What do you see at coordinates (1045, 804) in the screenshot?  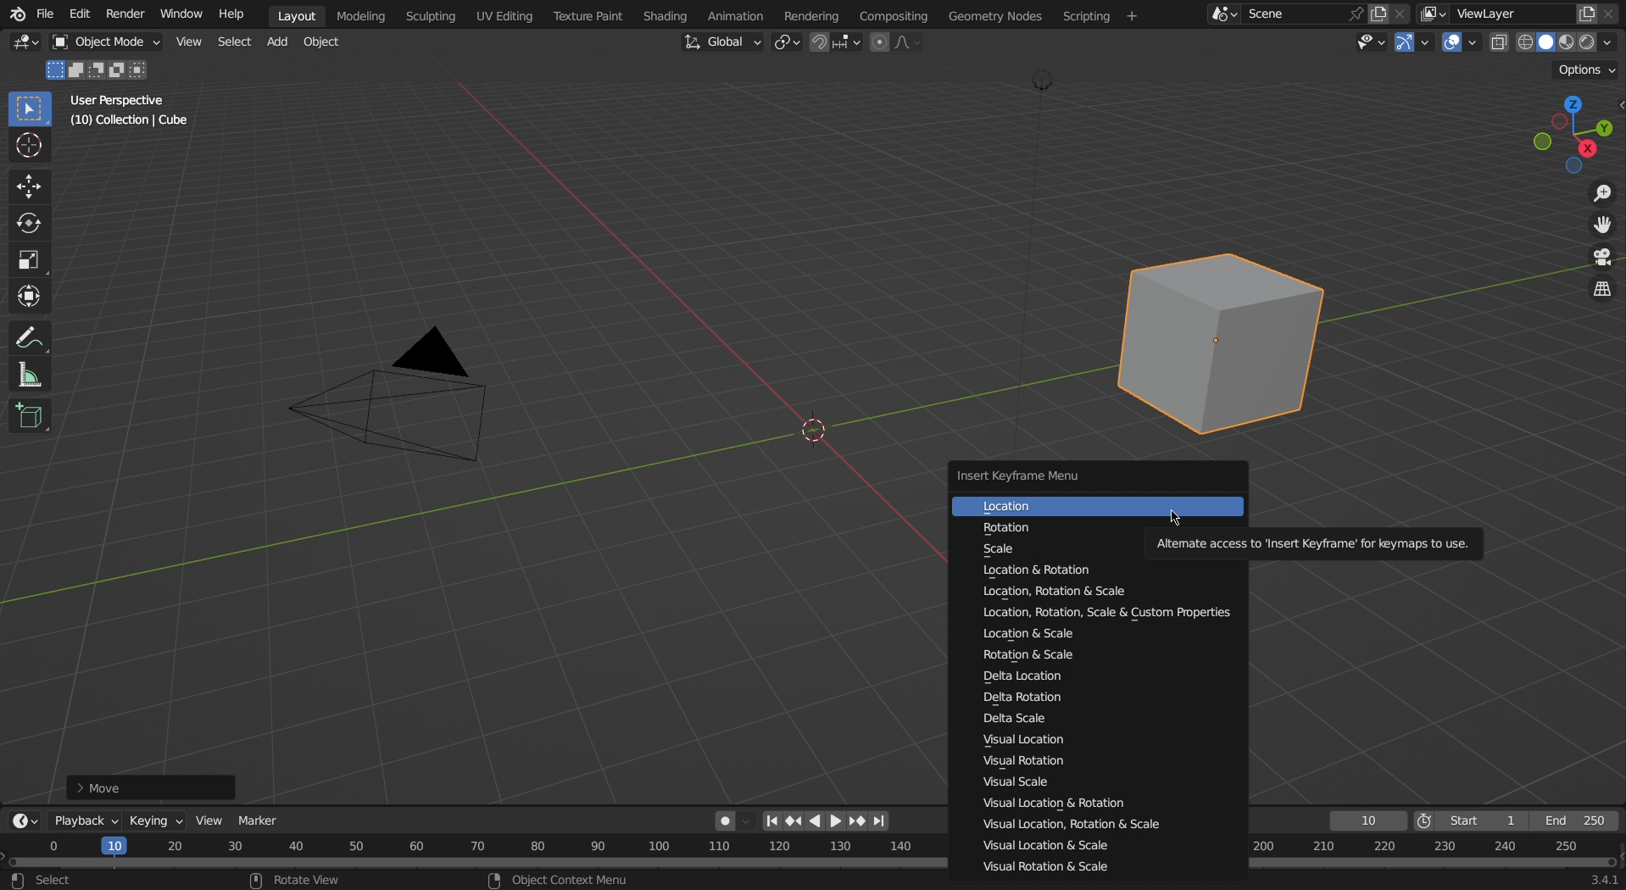 I see `Visual Location & Rotation` at bounding box center [1045, 804].